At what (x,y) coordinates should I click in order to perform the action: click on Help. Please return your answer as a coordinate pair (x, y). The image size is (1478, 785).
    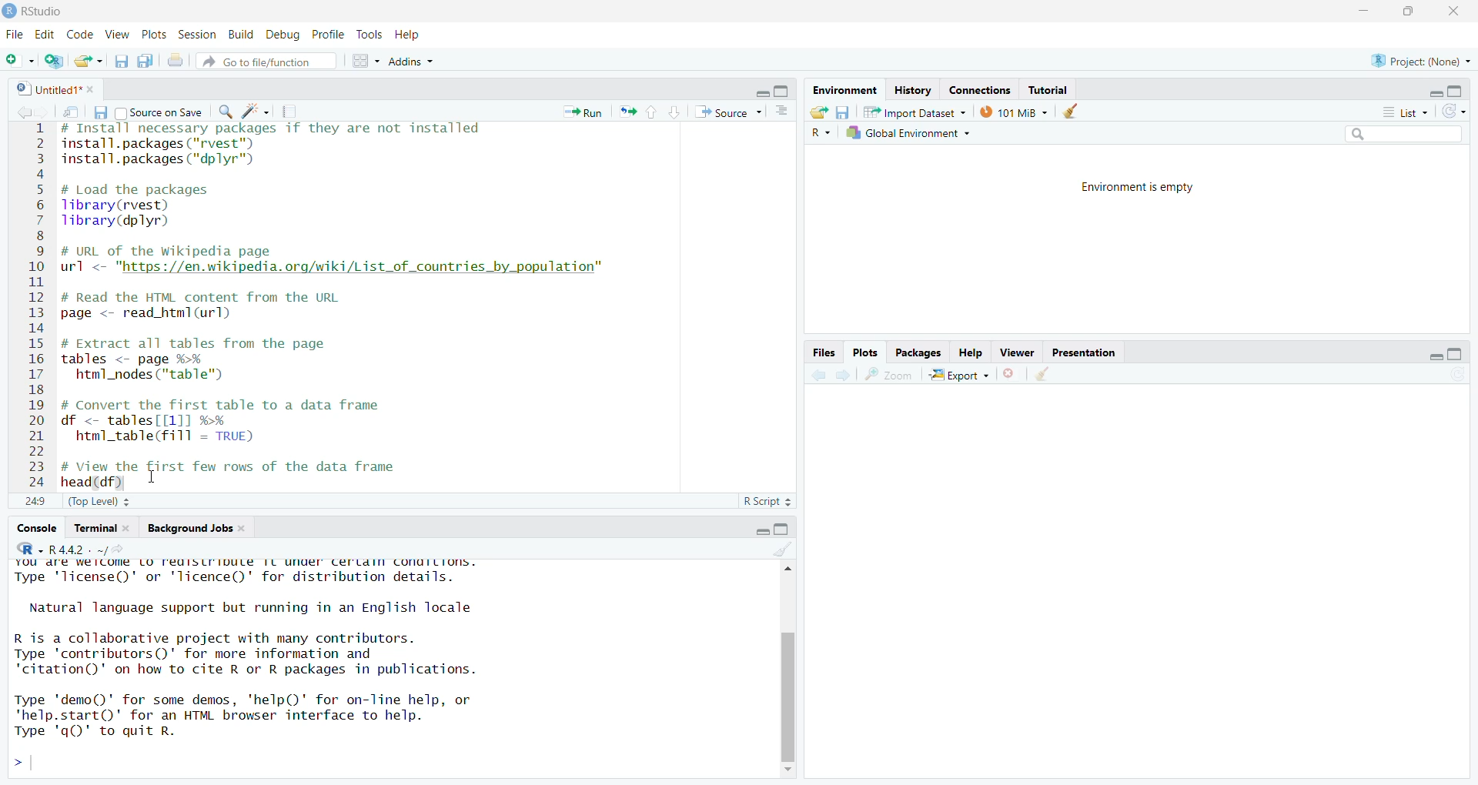
    Looking at the image, I should click on (971, 352).